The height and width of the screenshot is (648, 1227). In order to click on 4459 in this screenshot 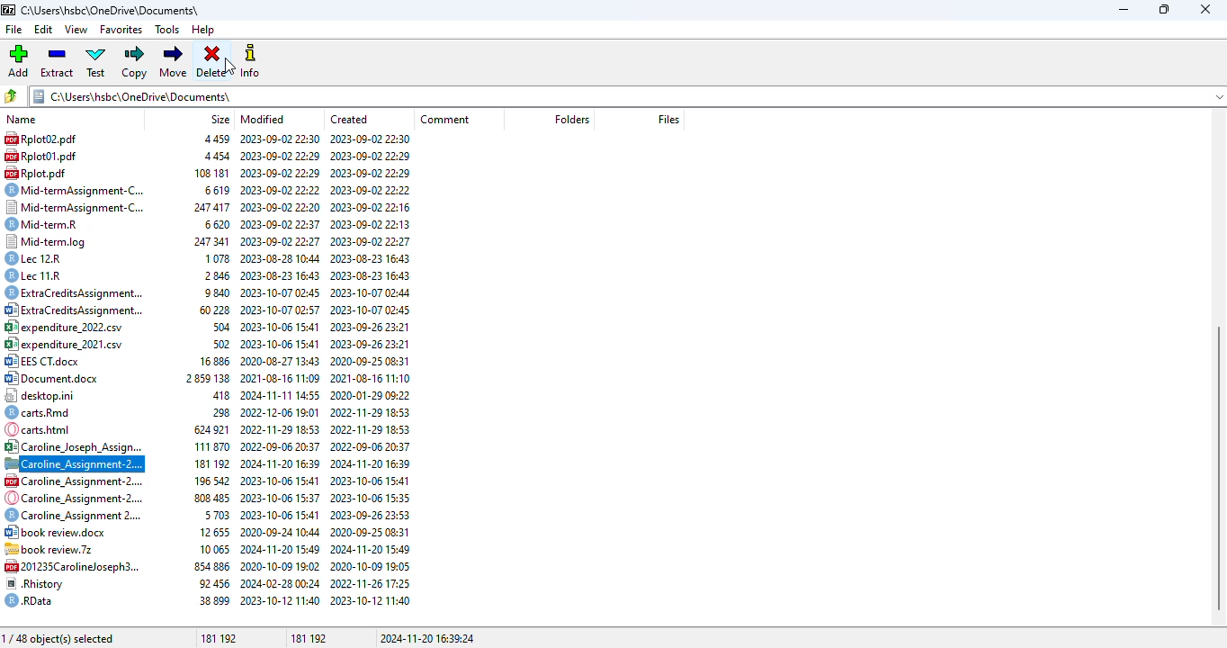, I will do `click(208, 139)`.